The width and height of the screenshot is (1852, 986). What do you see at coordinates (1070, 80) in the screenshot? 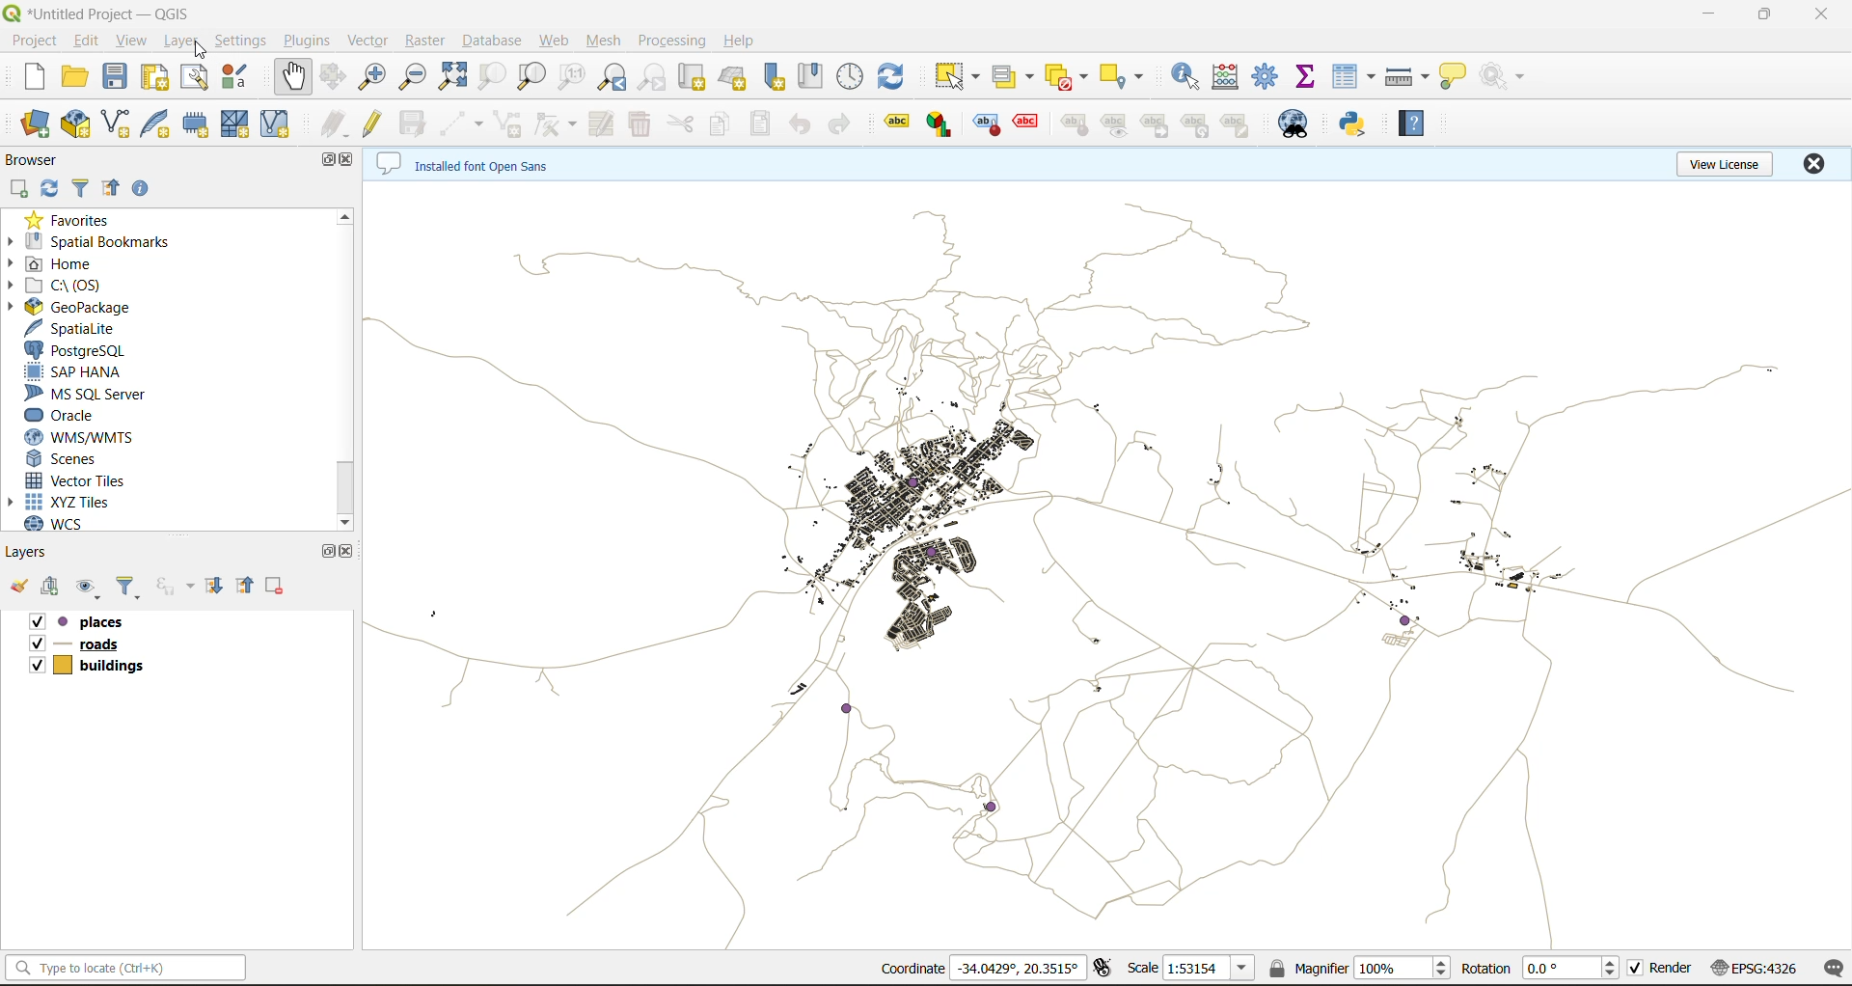
I see `deselect value ` at bounding box center [1070, 80].